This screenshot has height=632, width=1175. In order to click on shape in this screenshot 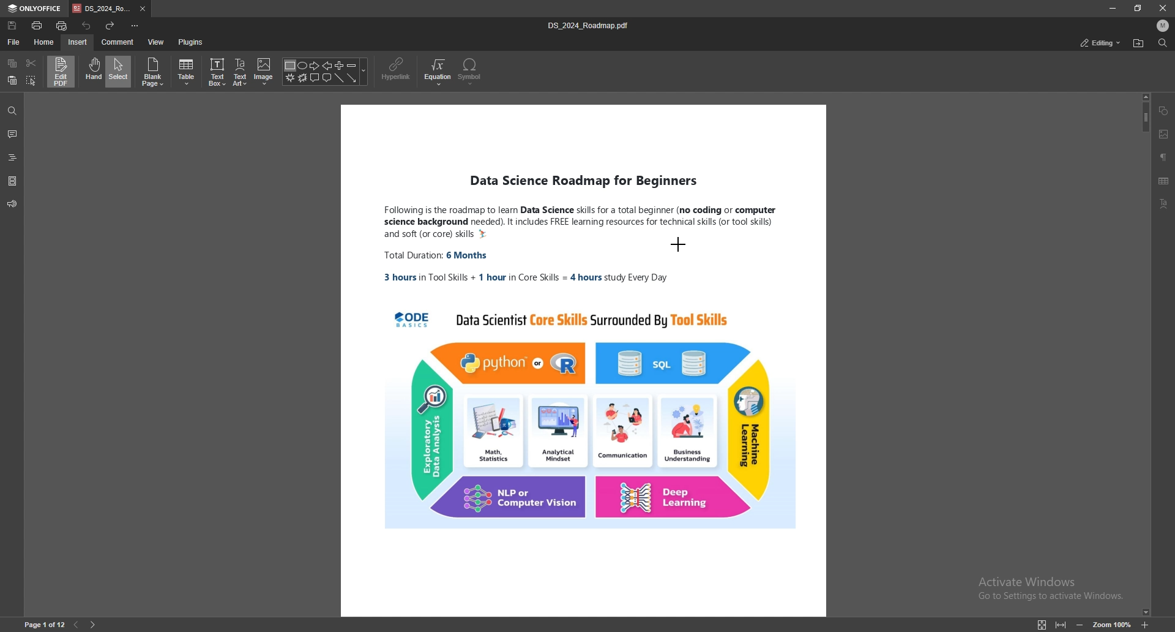, I will do `click(1165, 111)`.